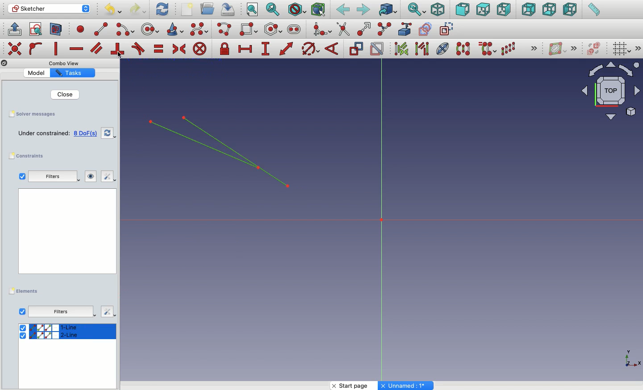  I want to click on , so click(532, 48).